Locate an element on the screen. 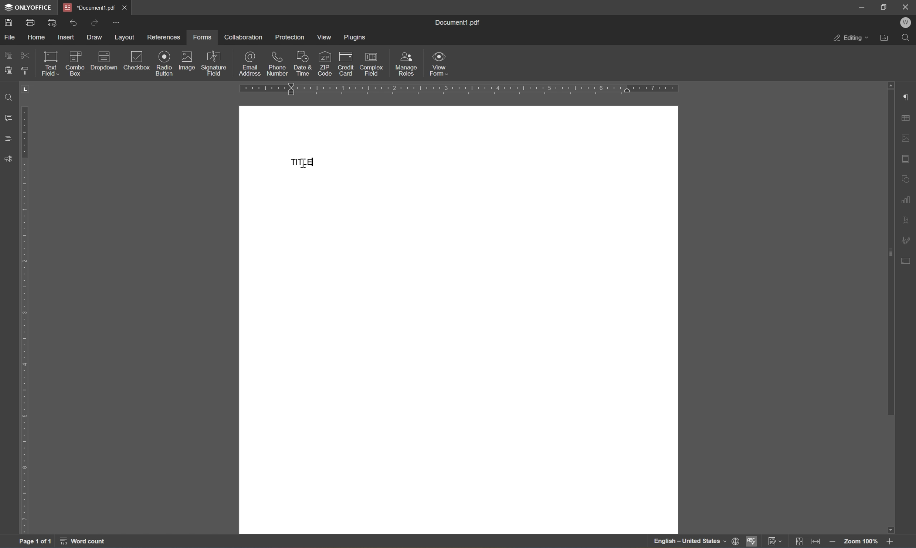 The height and width of the screenshot is (548, 916). ruler is located at coordinates (24, 319).